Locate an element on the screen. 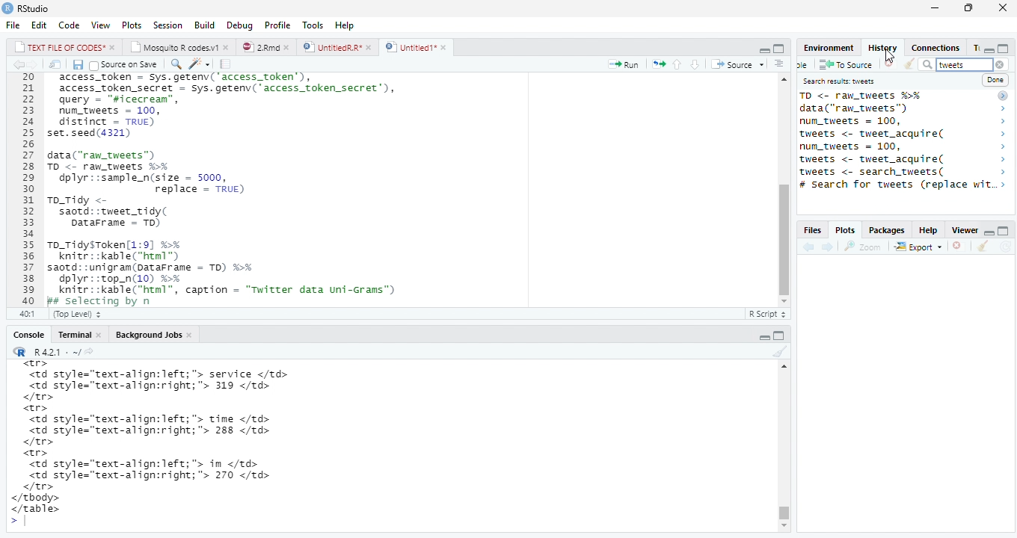  History is located at coordinates (882, 46).